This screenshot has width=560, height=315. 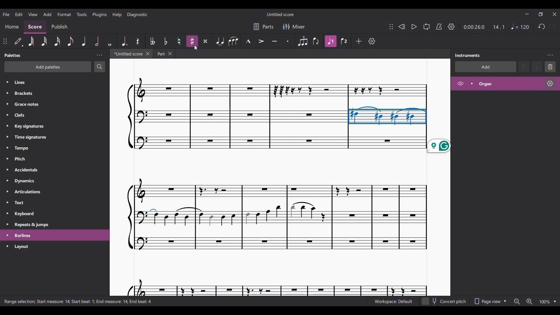 What do you see at coordinates (555, 302) in the screenshot?
I see `Zoom options` at bounding box center [555, 302].